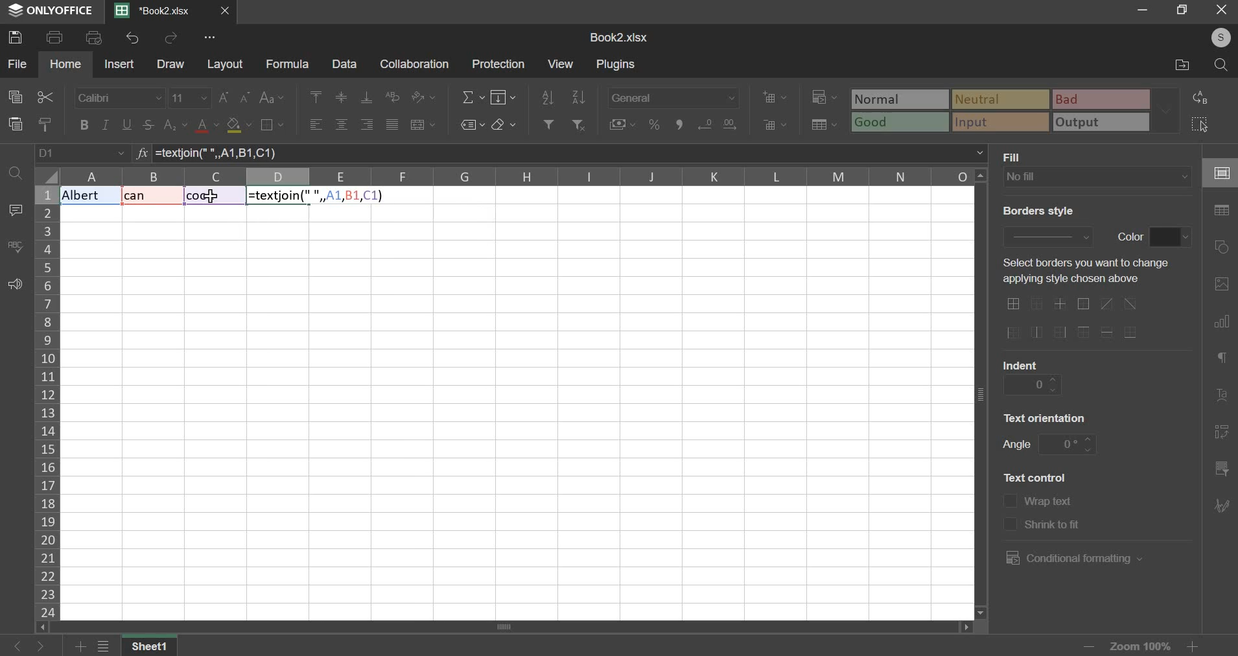 The width and height of the screenshot is (1238, 656). I want to click on go back, so click(16, 646).